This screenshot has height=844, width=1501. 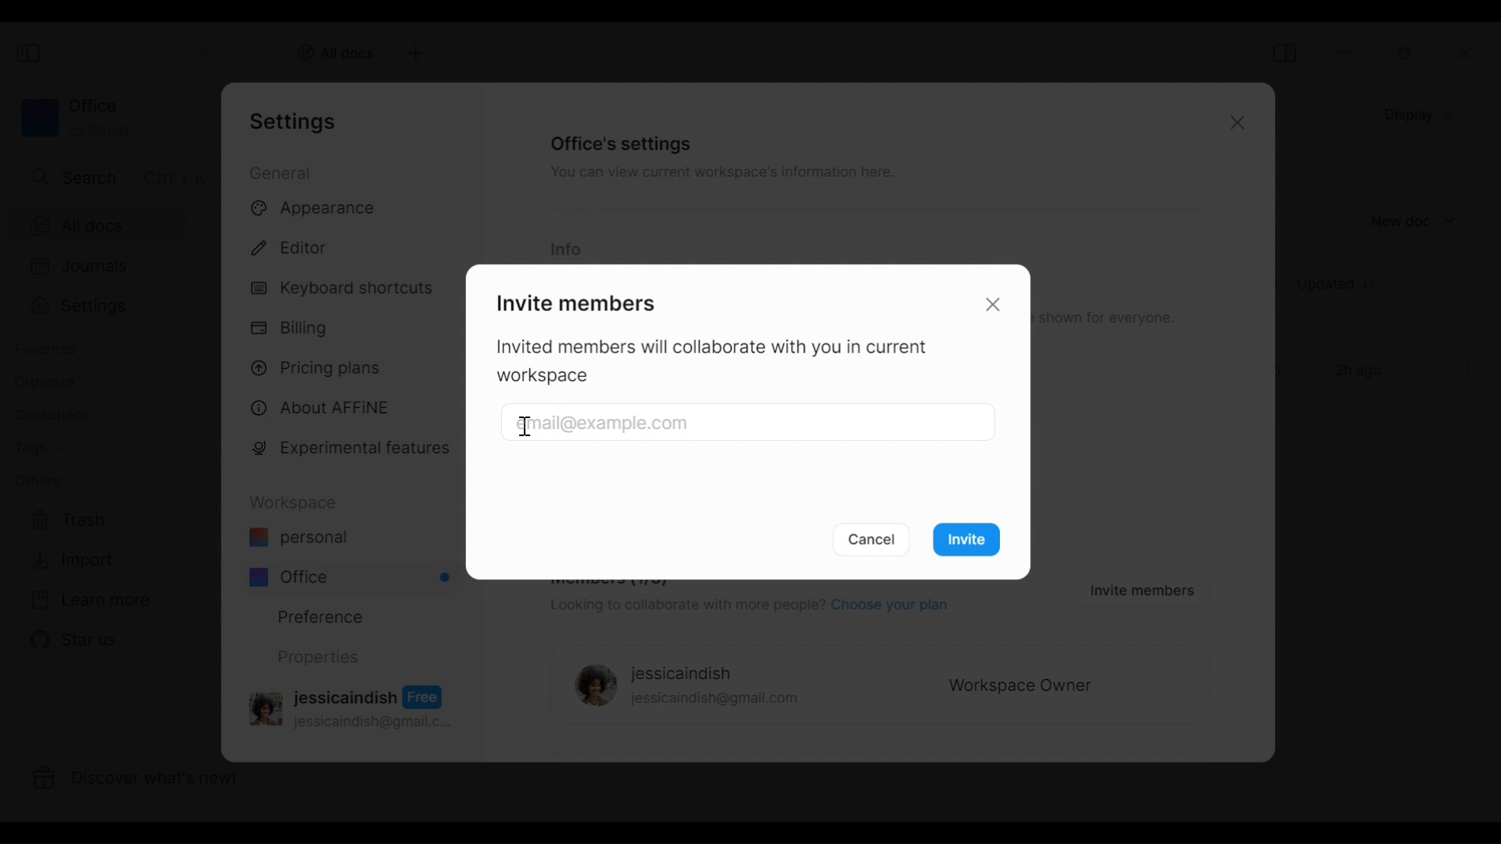 What do you see at coordinates (352, 577) in the screenshot?
I see `Office` at bounding box center [352, 577].